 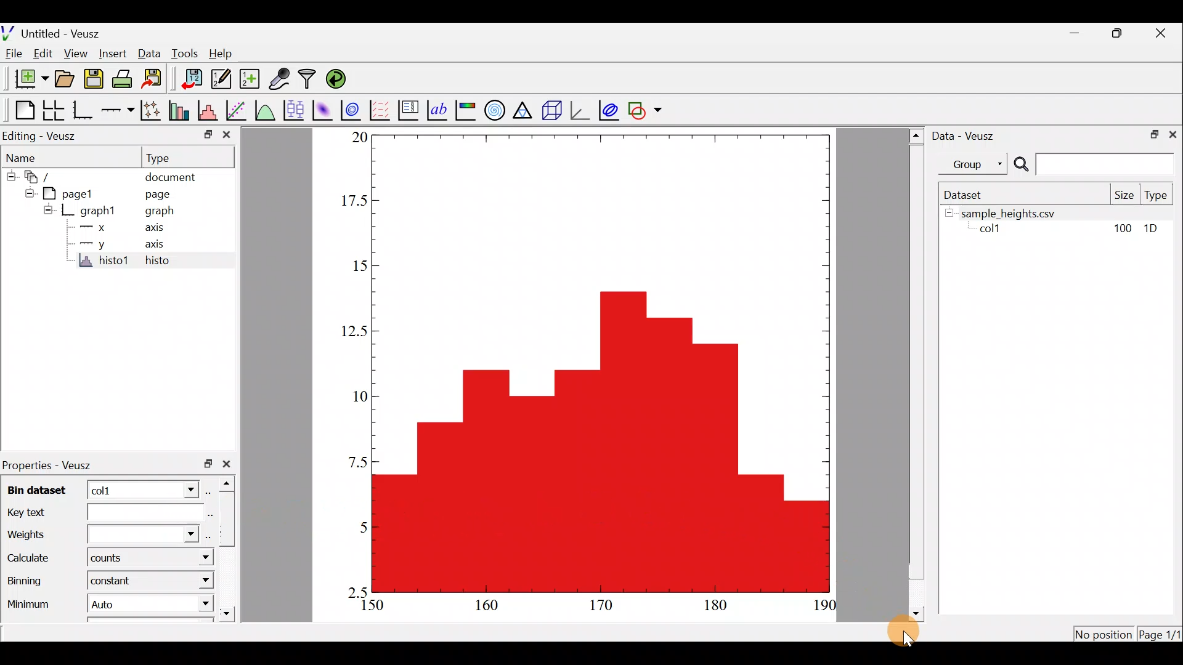 I want to click on 180, so click(x=717, y=606).